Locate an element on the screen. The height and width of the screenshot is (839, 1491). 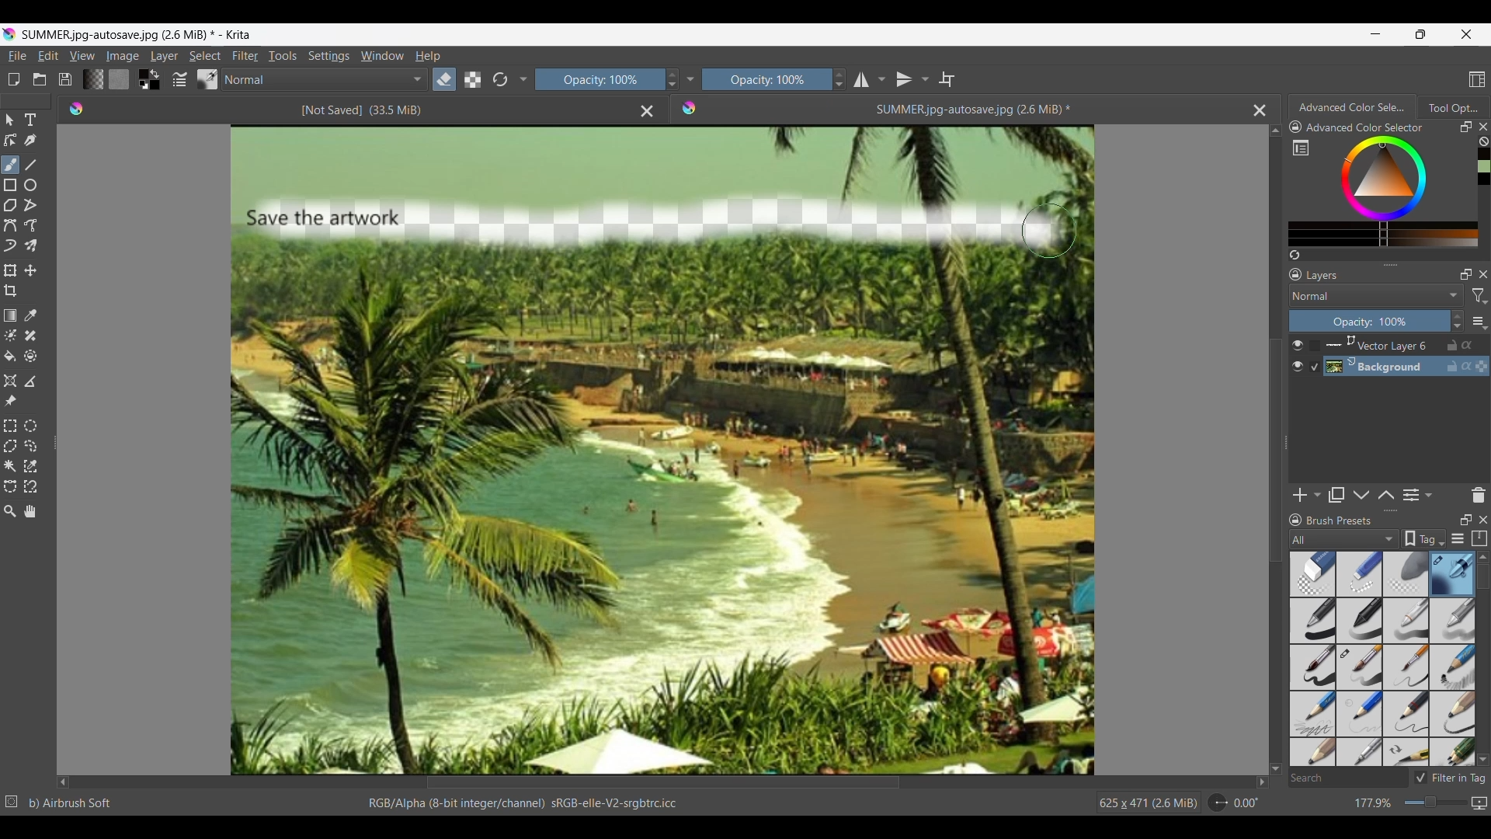
Increase/Decrease opacity is located at coordinates (1458, 321).